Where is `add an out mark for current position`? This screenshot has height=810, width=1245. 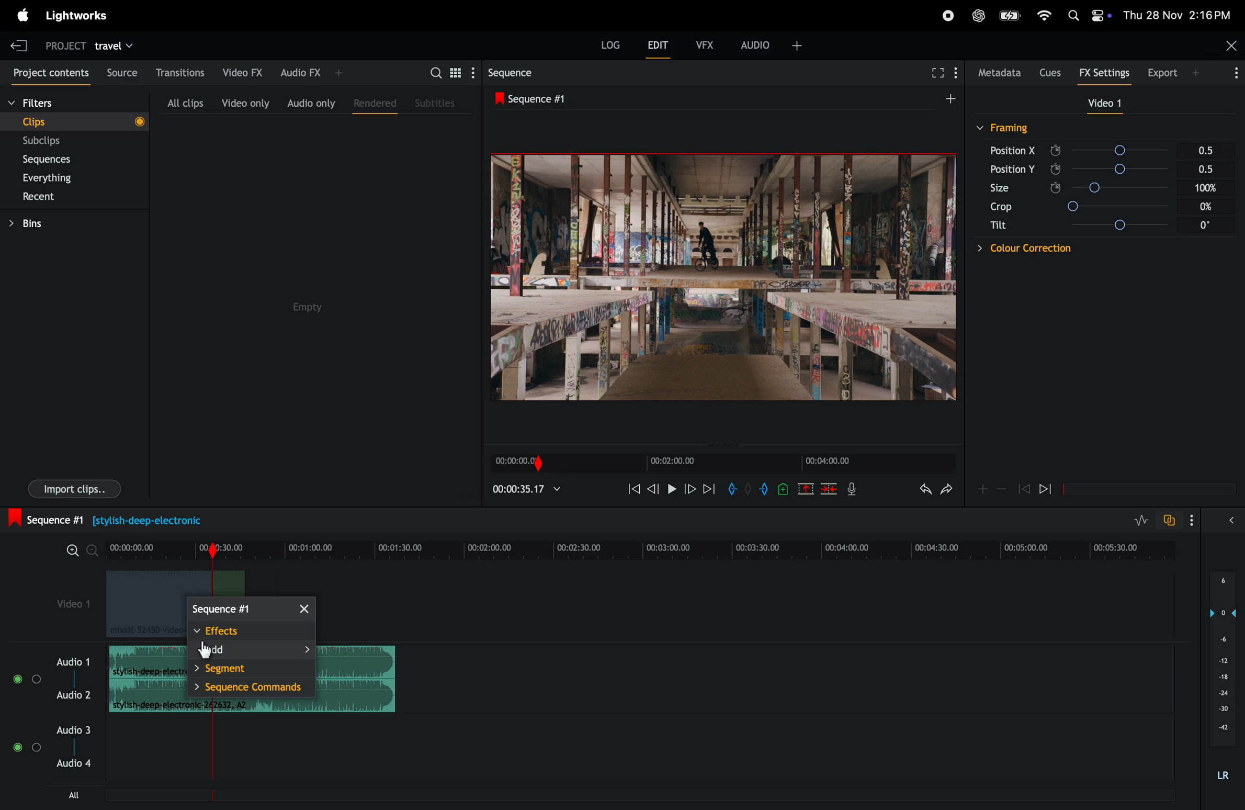
add an out mark for current position is located at coordinates (766, 489).